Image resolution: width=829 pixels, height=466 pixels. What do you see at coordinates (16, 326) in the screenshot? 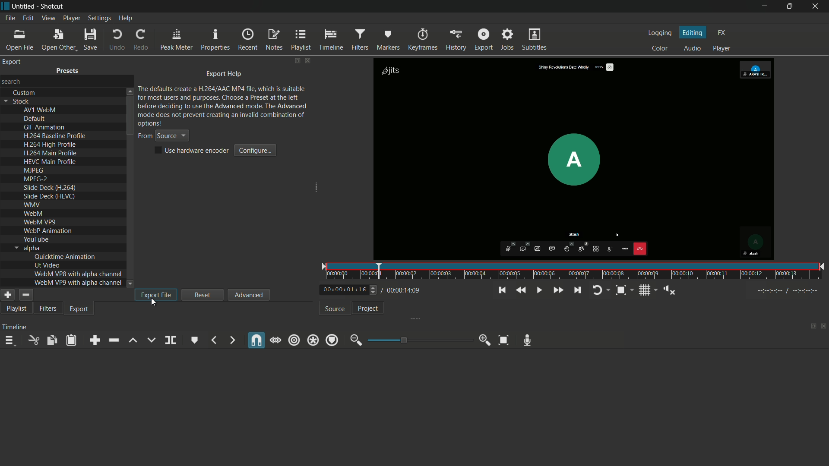
I see `Timeline` at bounding box center [16, 326].